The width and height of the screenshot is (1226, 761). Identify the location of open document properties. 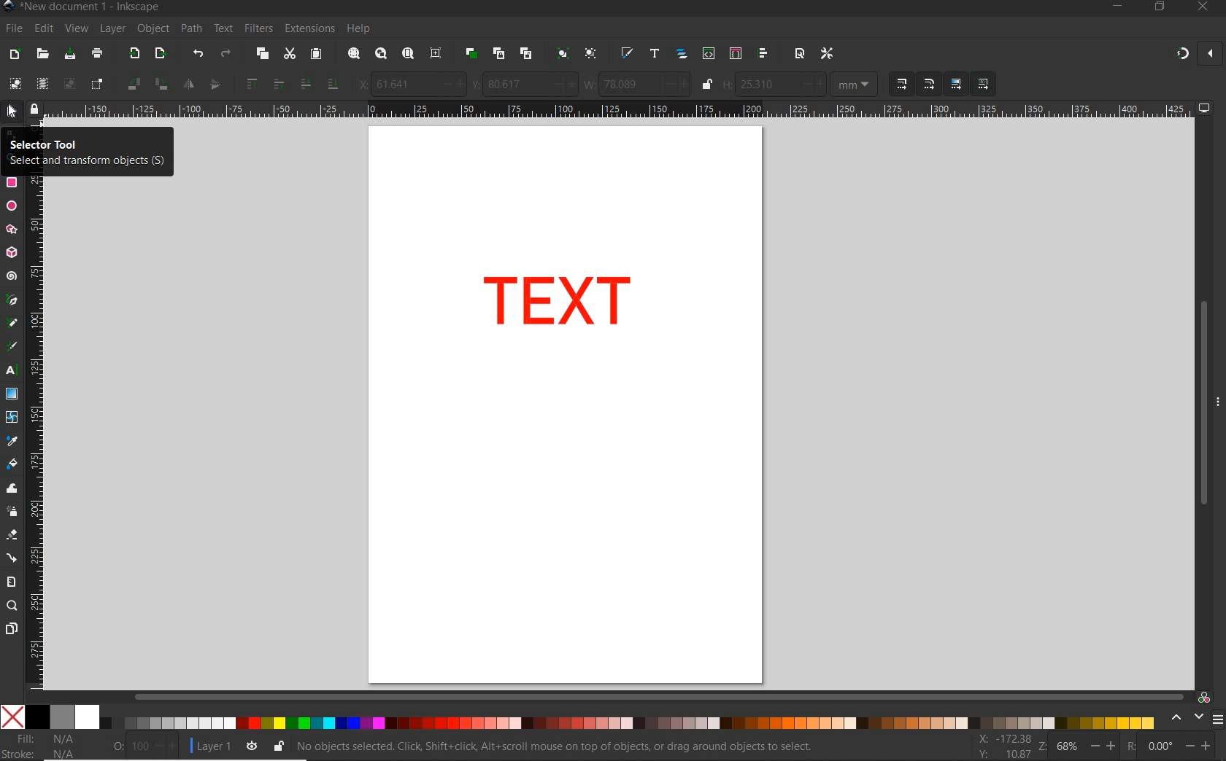
(799, 53).